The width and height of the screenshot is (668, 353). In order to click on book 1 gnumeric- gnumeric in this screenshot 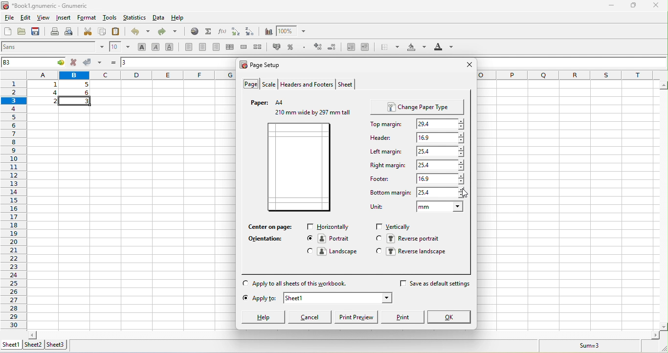, I will do `click(50, 5)`.